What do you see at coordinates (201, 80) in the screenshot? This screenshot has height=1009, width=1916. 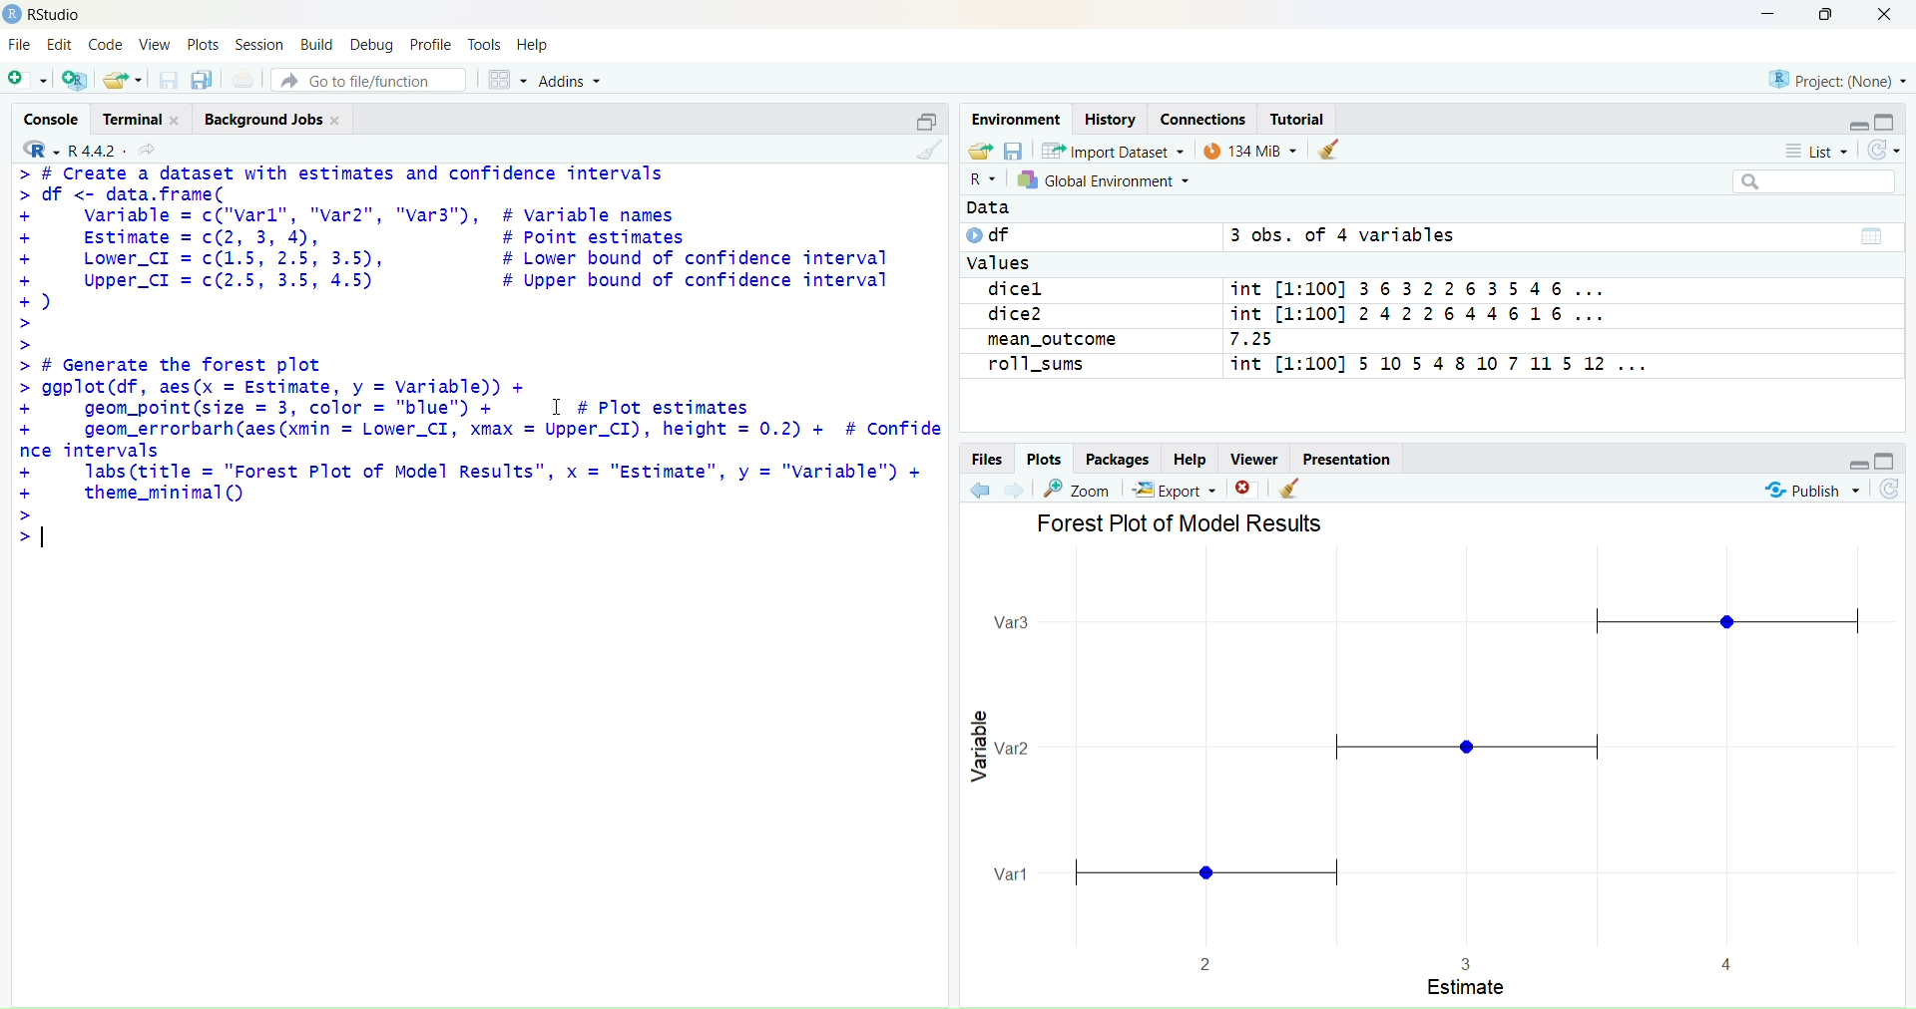 I see `save all open document` at bounding box center [201, 80].